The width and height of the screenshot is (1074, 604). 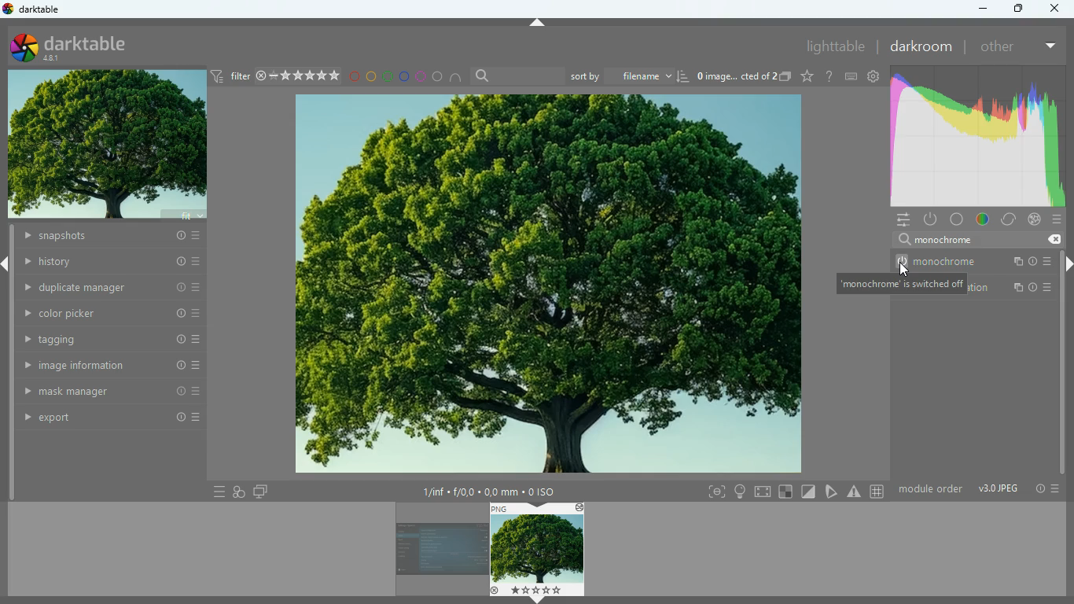 What do you see at coordinates (899, 220) in the screenshot?
I see `menu` at bounding box center [899, 220].